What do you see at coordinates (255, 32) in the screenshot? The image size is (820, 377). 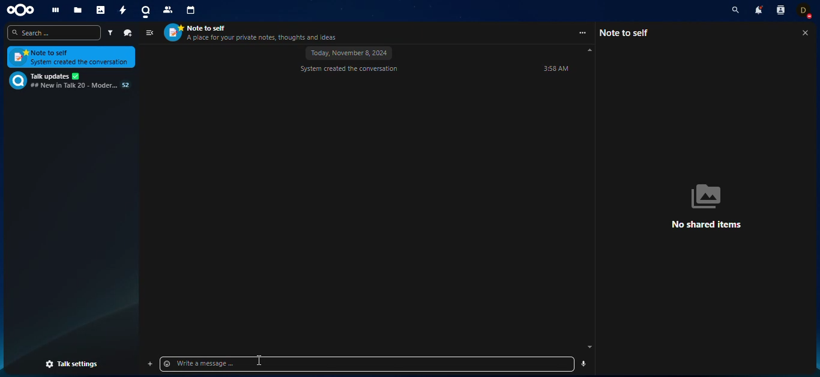 I see `contact` at bounding box center [255, 32].